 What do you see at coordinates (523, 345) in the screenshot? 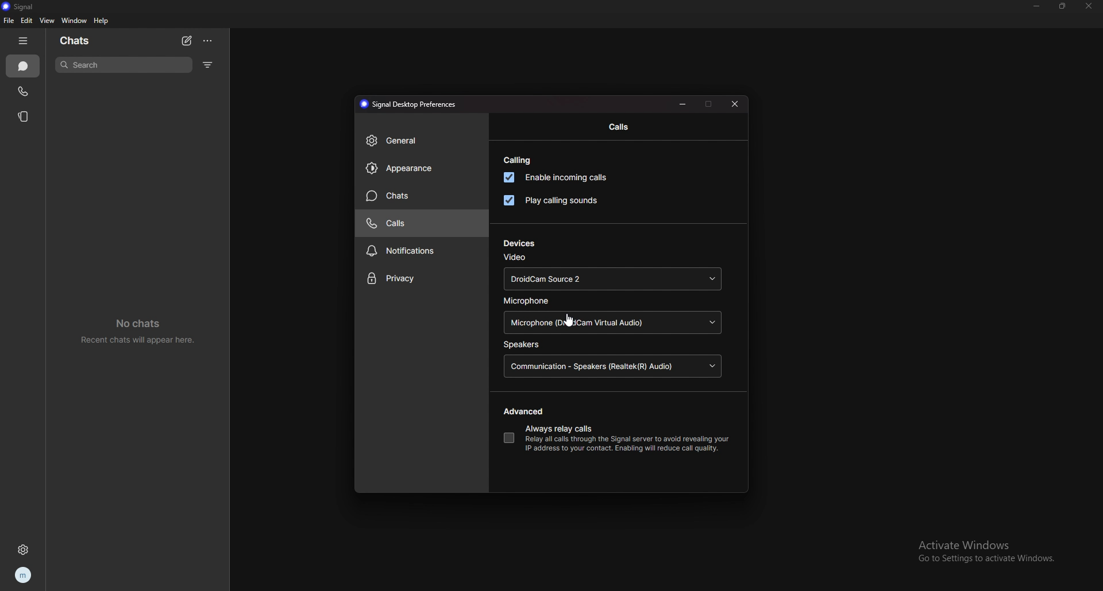
I see `speakers` at bounding box center [523, 345].